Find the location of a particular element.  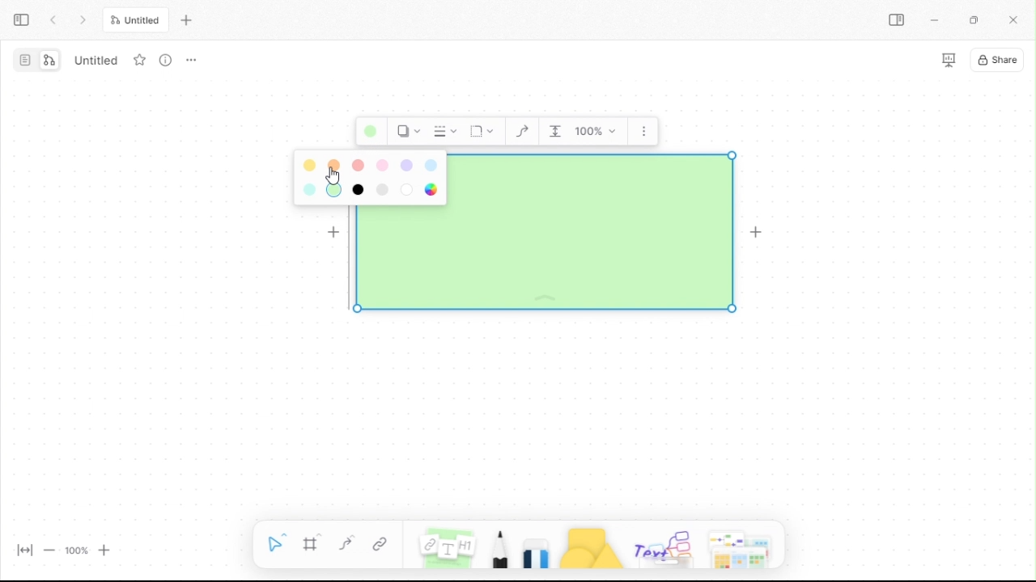

Zoom is located at coordinates (597, 132).